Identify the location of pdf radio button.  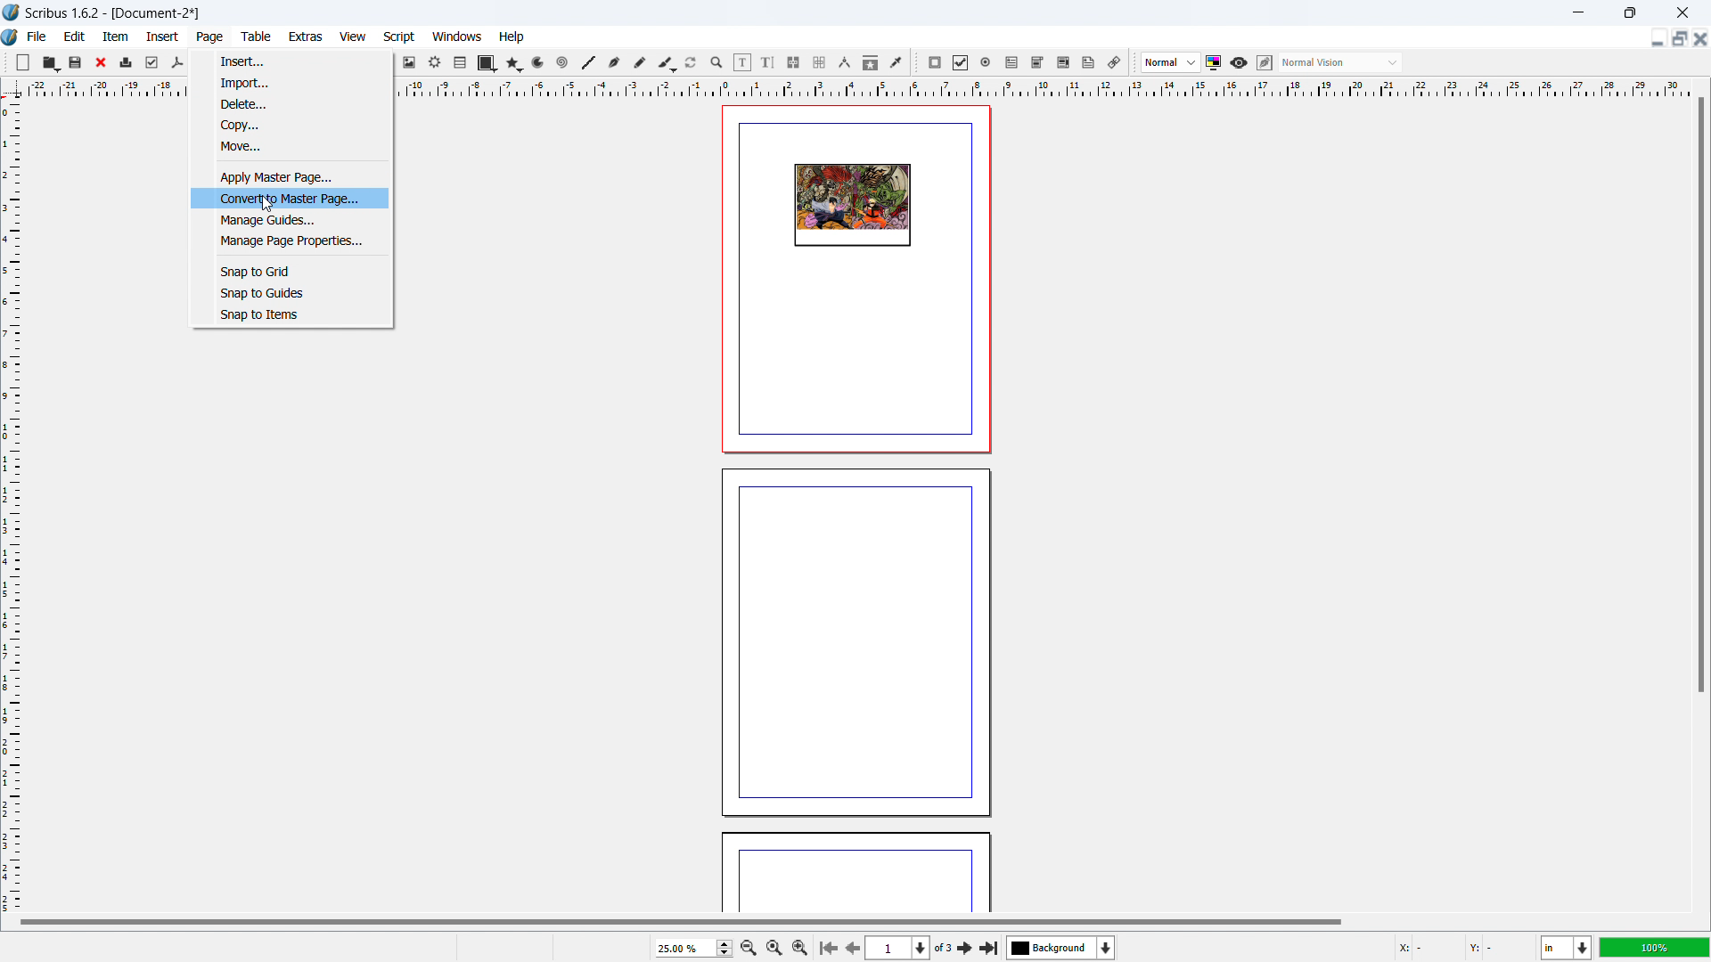
(986, 61).